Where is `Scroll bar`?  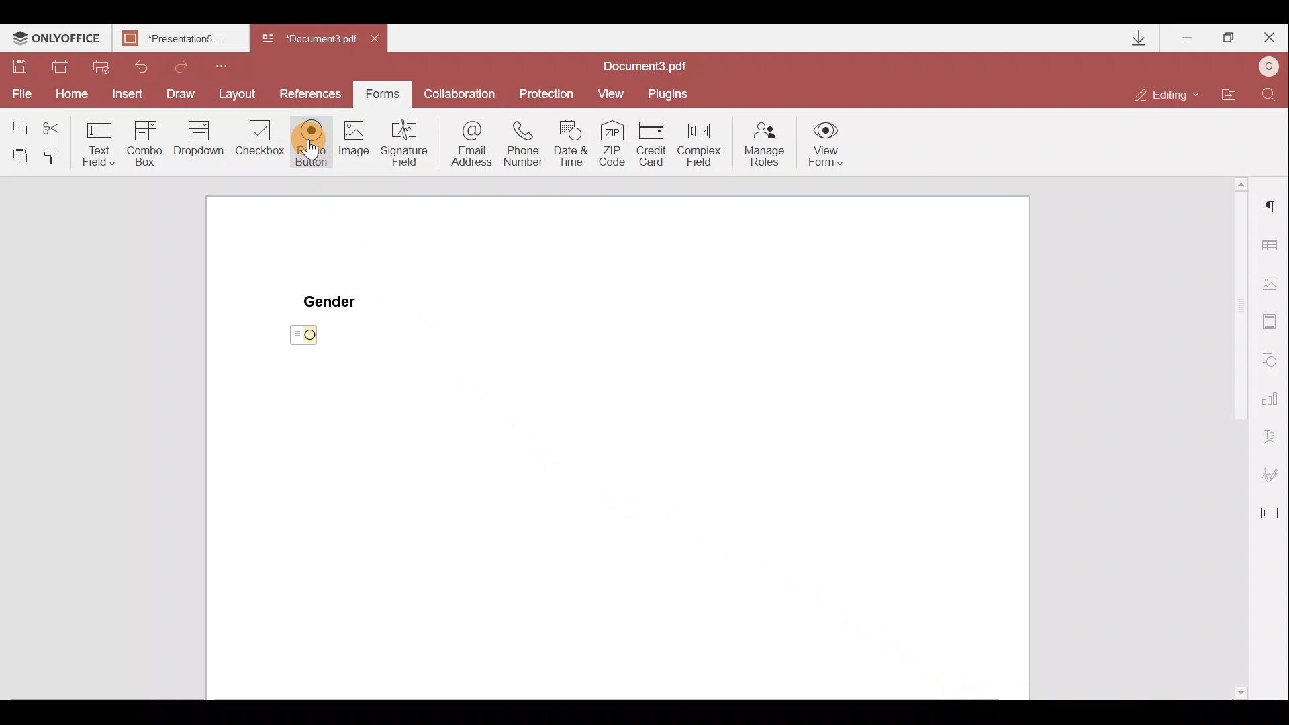
Scroll bar is located at coordinates (1230, 439).